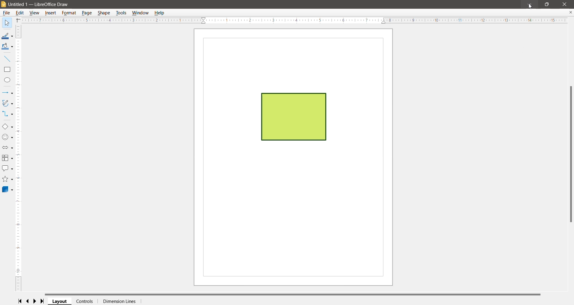 The width and height of the screenshot is (574, 305). I want to click on Horizontal Ruler, so click(294, 20).